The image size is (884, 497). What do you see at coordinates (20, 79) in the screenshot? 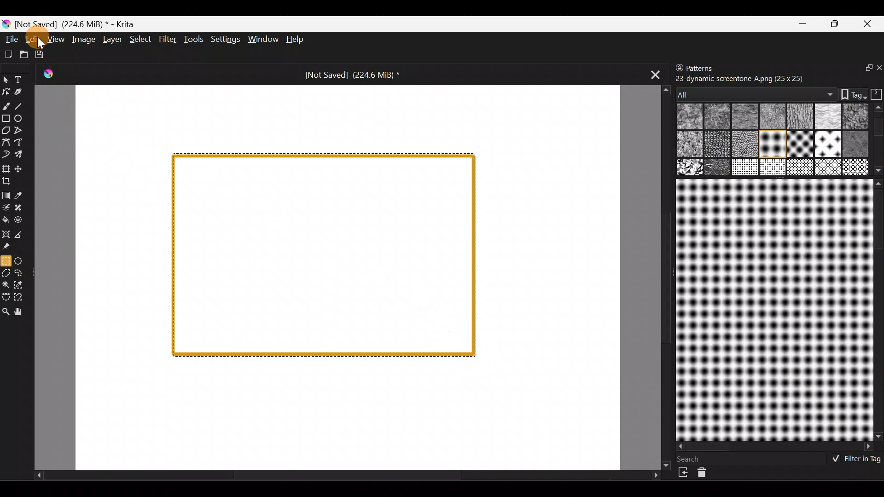
I see `Text tool` at bounding box center [20, 79].